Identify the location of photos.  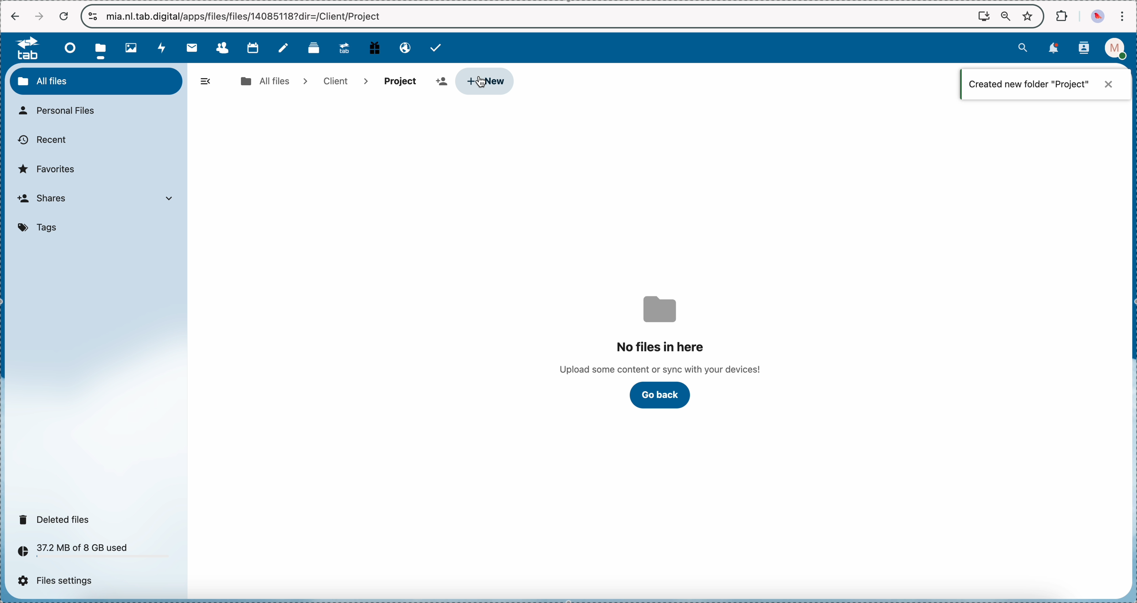
(134, 48).